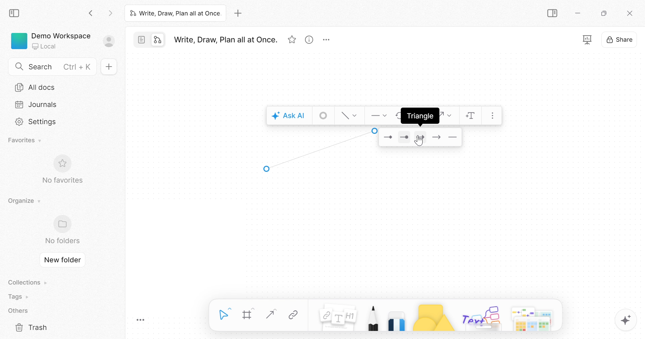 Image resolution: width=645 pixels, height=339 pixels. What do you see at coordinates (455, 139) in the screenshot?
I see `None` at bounding box center [455, 139].